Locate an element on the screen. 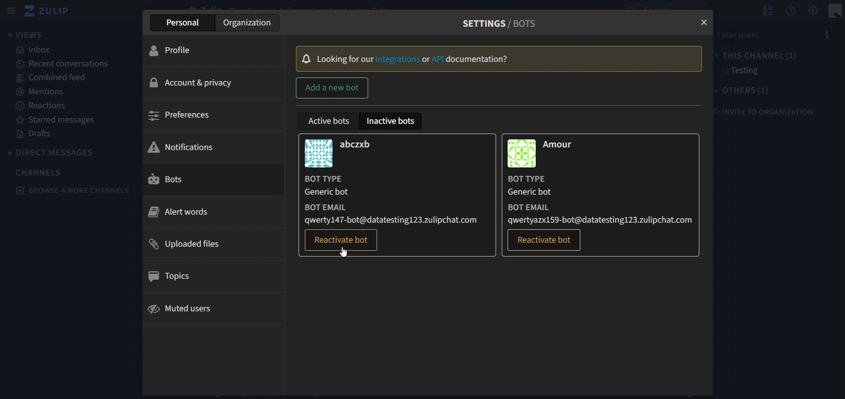 The width and height of the screenshot is (845, 399). channels is located at coordinates (40, 172).